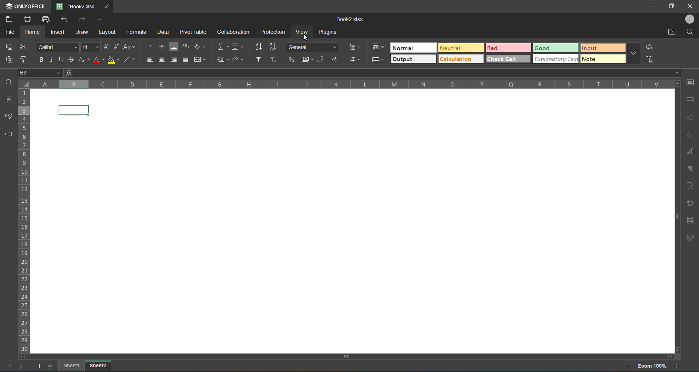 This screenshot has height=372, width=699. Describe the element at coordinates (260, 59) in the screenshot. I see `filter` at that location.